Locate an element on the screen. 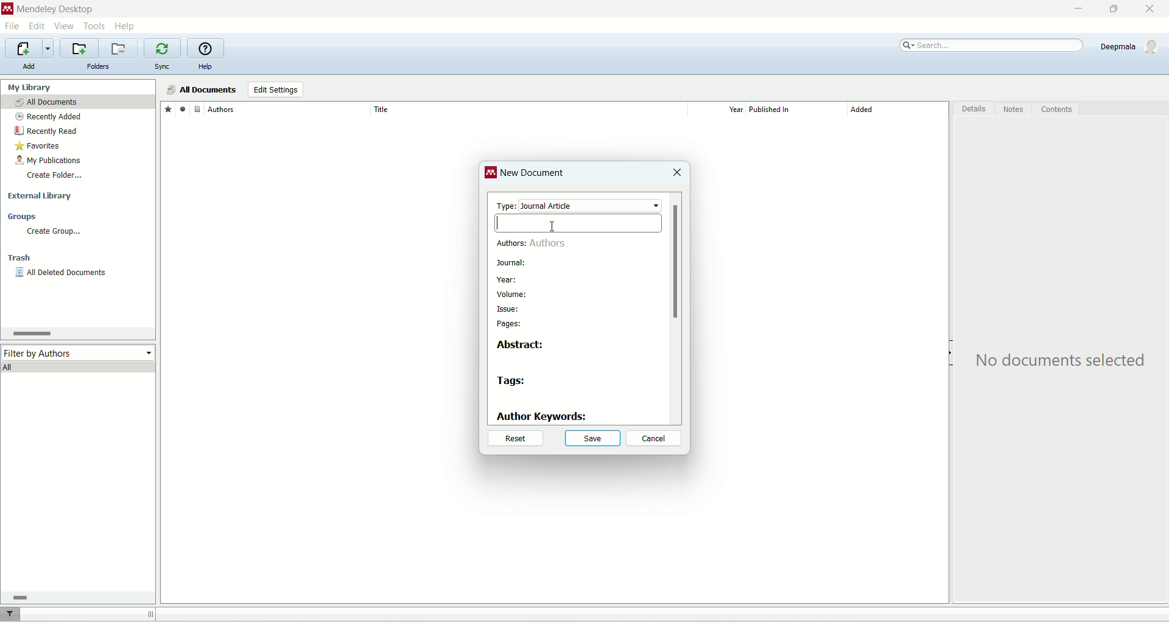  horizontal scroll bar is located at coordinates (75, 597).